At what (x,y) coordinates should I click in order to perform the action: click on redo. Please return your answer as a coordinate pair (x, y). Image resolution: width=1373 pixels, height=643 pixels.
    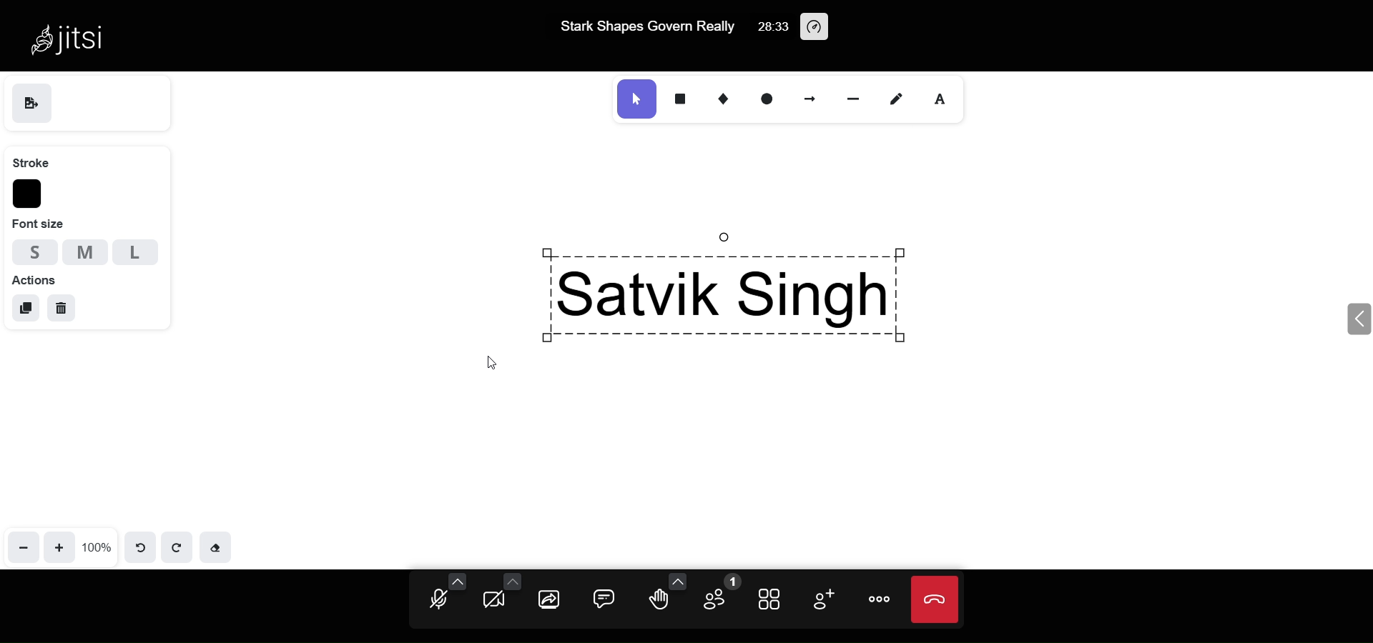
    Looking at the image, I should click on (174, 546).